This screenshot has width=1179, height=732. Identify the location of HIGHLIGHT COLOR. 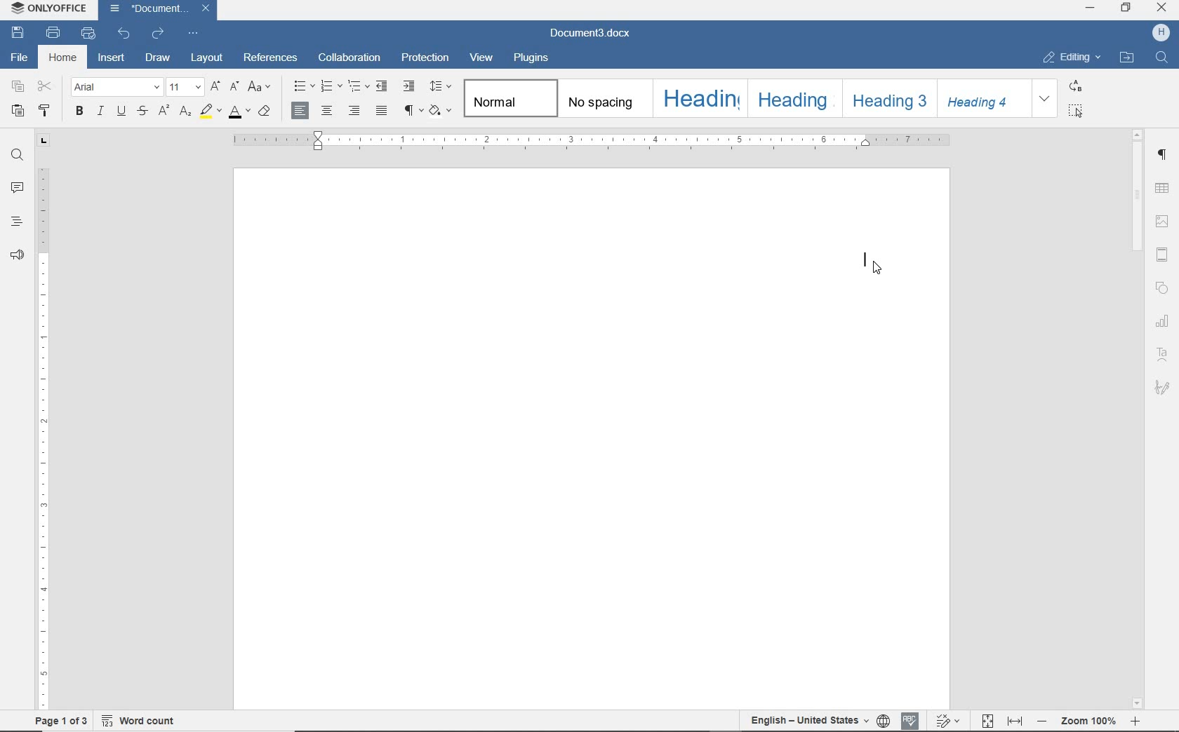
(209, 111).